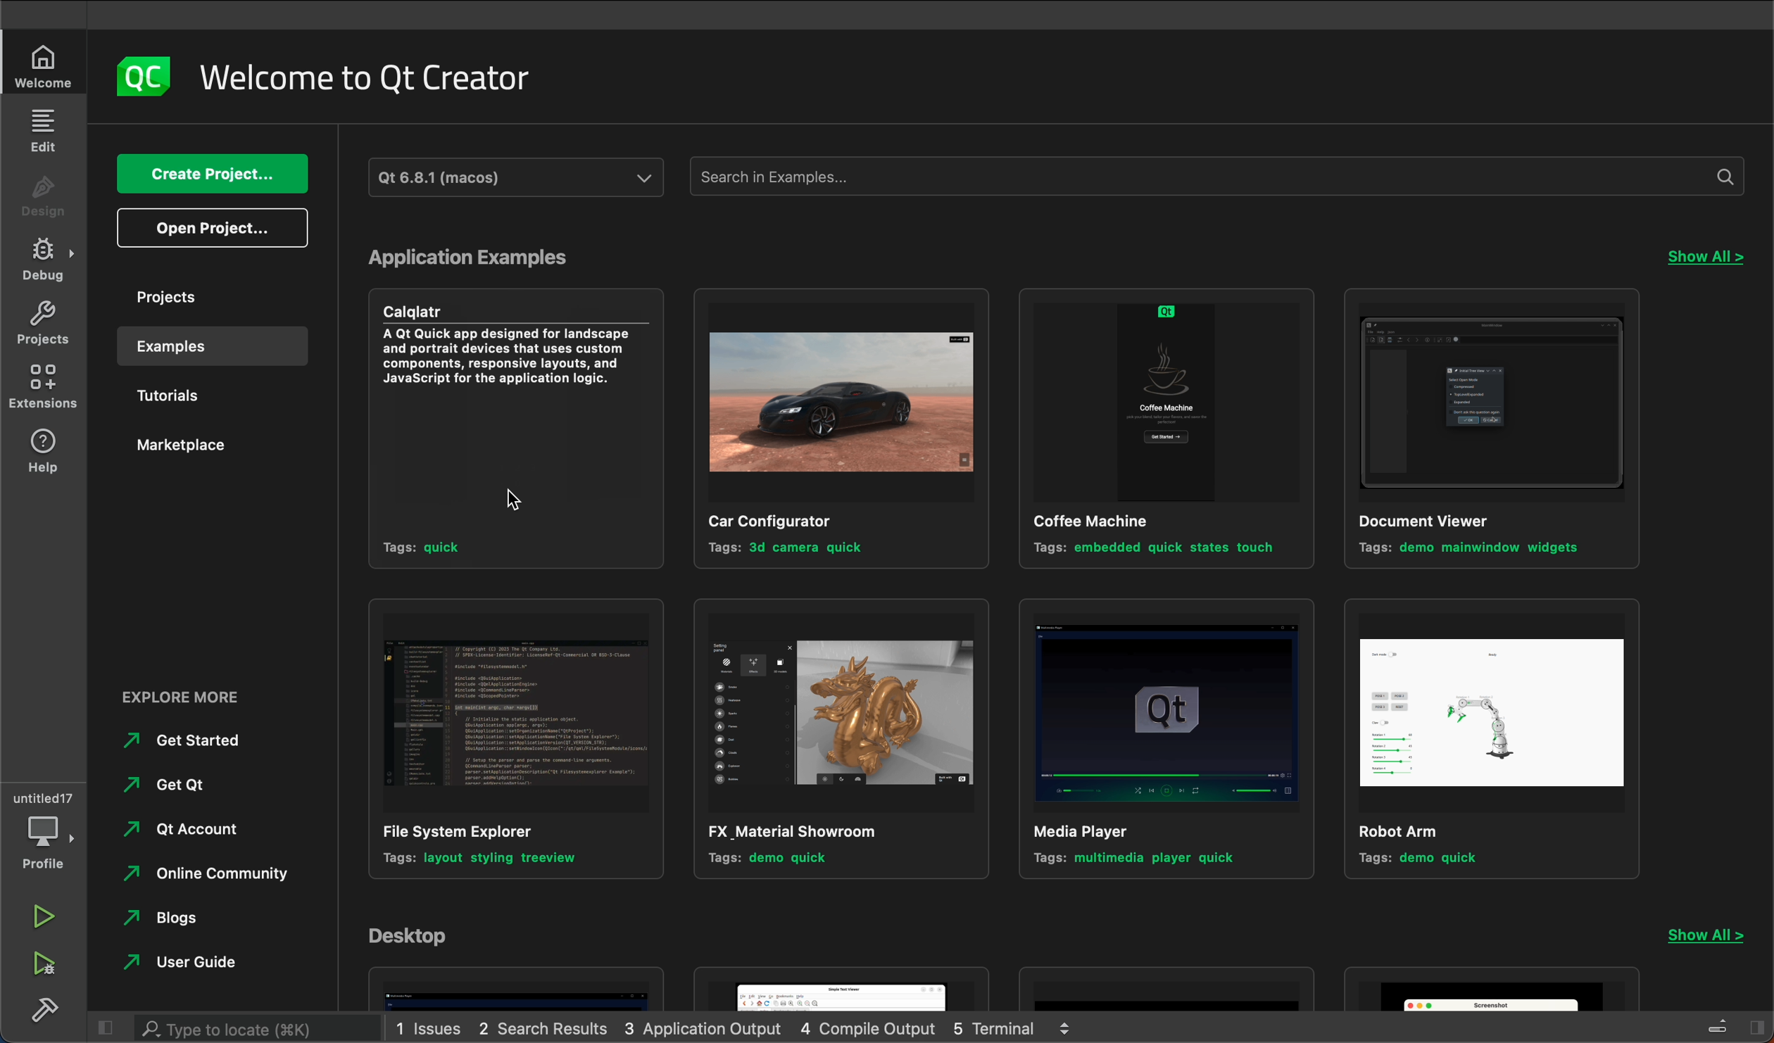 The height and width of the screenshot is (1043, 1774). What do you see at coordinates (260, 1029) in the screenshot?
I see `search` at bounding box center [260, 1029].